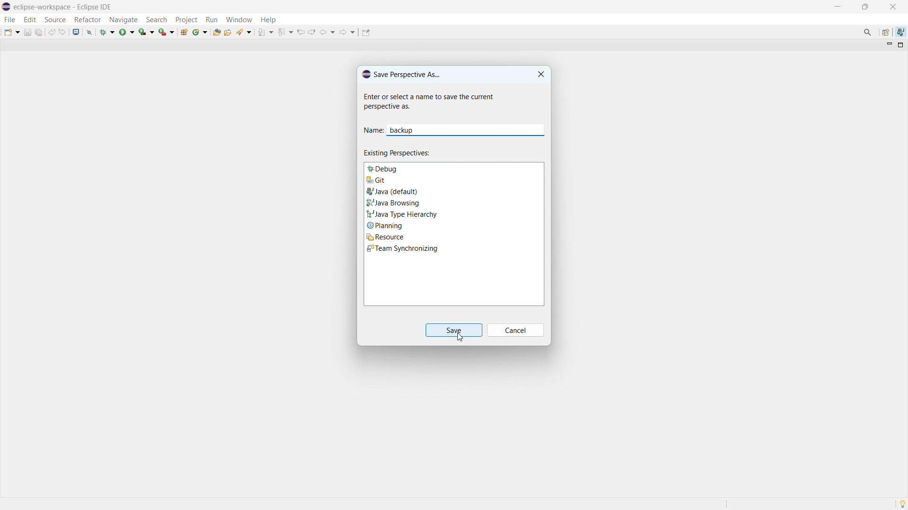 This screenshot has height=510, width=908. I want to click on edit, so click(30, 19).